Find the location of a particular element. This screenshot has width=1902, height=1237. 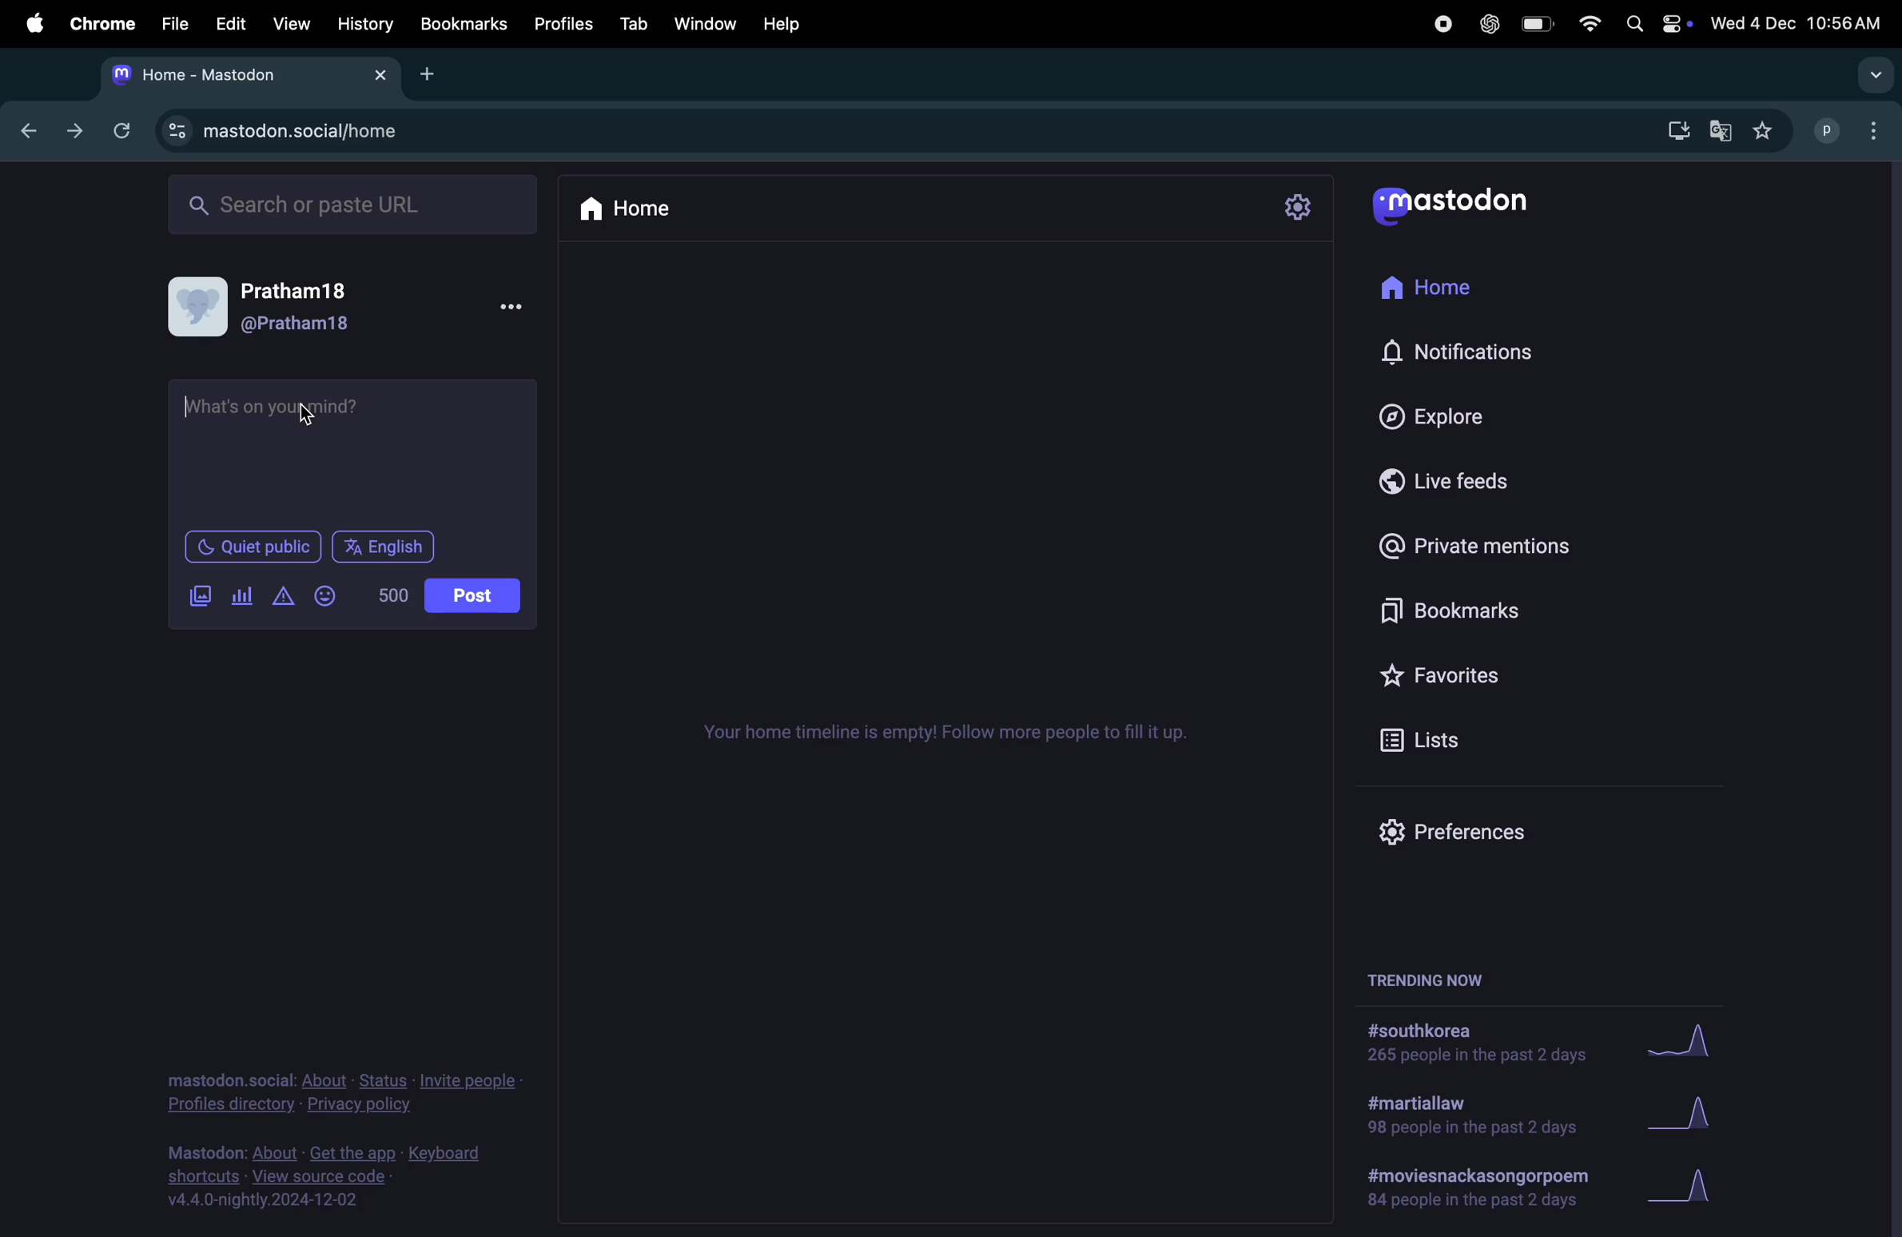

settings is located at coordinates (1297, 209).